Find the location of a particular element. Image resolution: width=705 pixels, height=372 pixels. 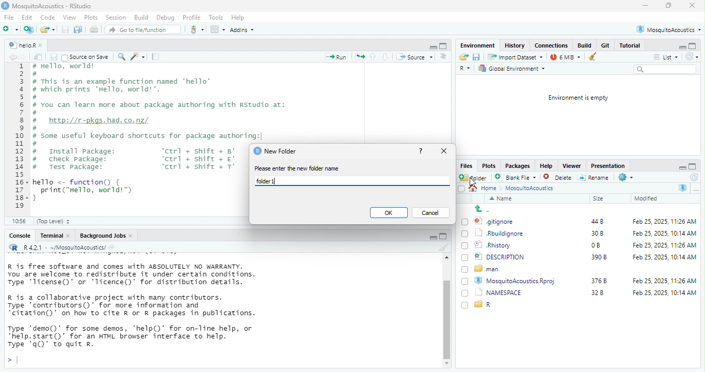

7 mb is located at coordinates (567, 57).